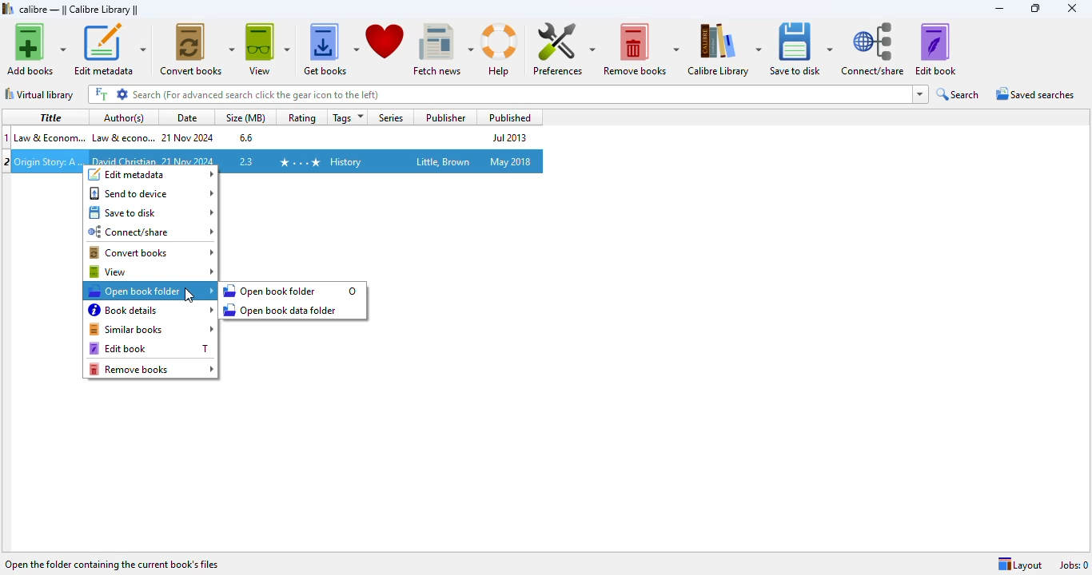  What do you see at coordinates (301, 117) in the screenshot?
I see `rating` at bounding box center [301, 117].